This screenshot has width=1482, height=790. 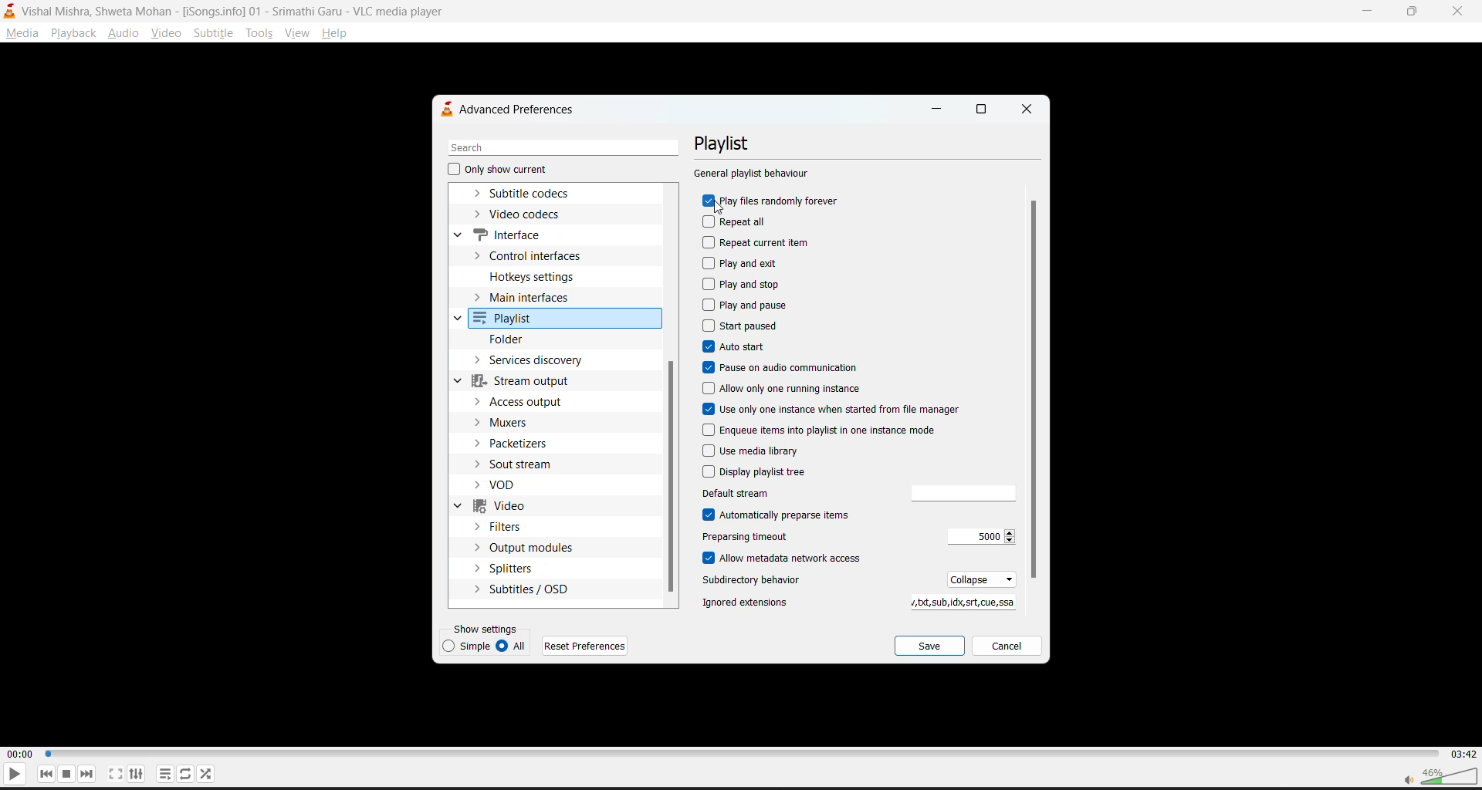 I want to click on simple, so click(x=462, y=647).